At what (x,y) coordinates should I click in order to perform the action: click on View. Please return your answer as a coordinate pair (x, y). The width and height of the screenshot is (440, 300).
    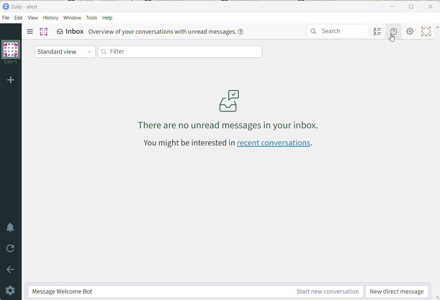
    Looking at the image, I should click on (33, 18).